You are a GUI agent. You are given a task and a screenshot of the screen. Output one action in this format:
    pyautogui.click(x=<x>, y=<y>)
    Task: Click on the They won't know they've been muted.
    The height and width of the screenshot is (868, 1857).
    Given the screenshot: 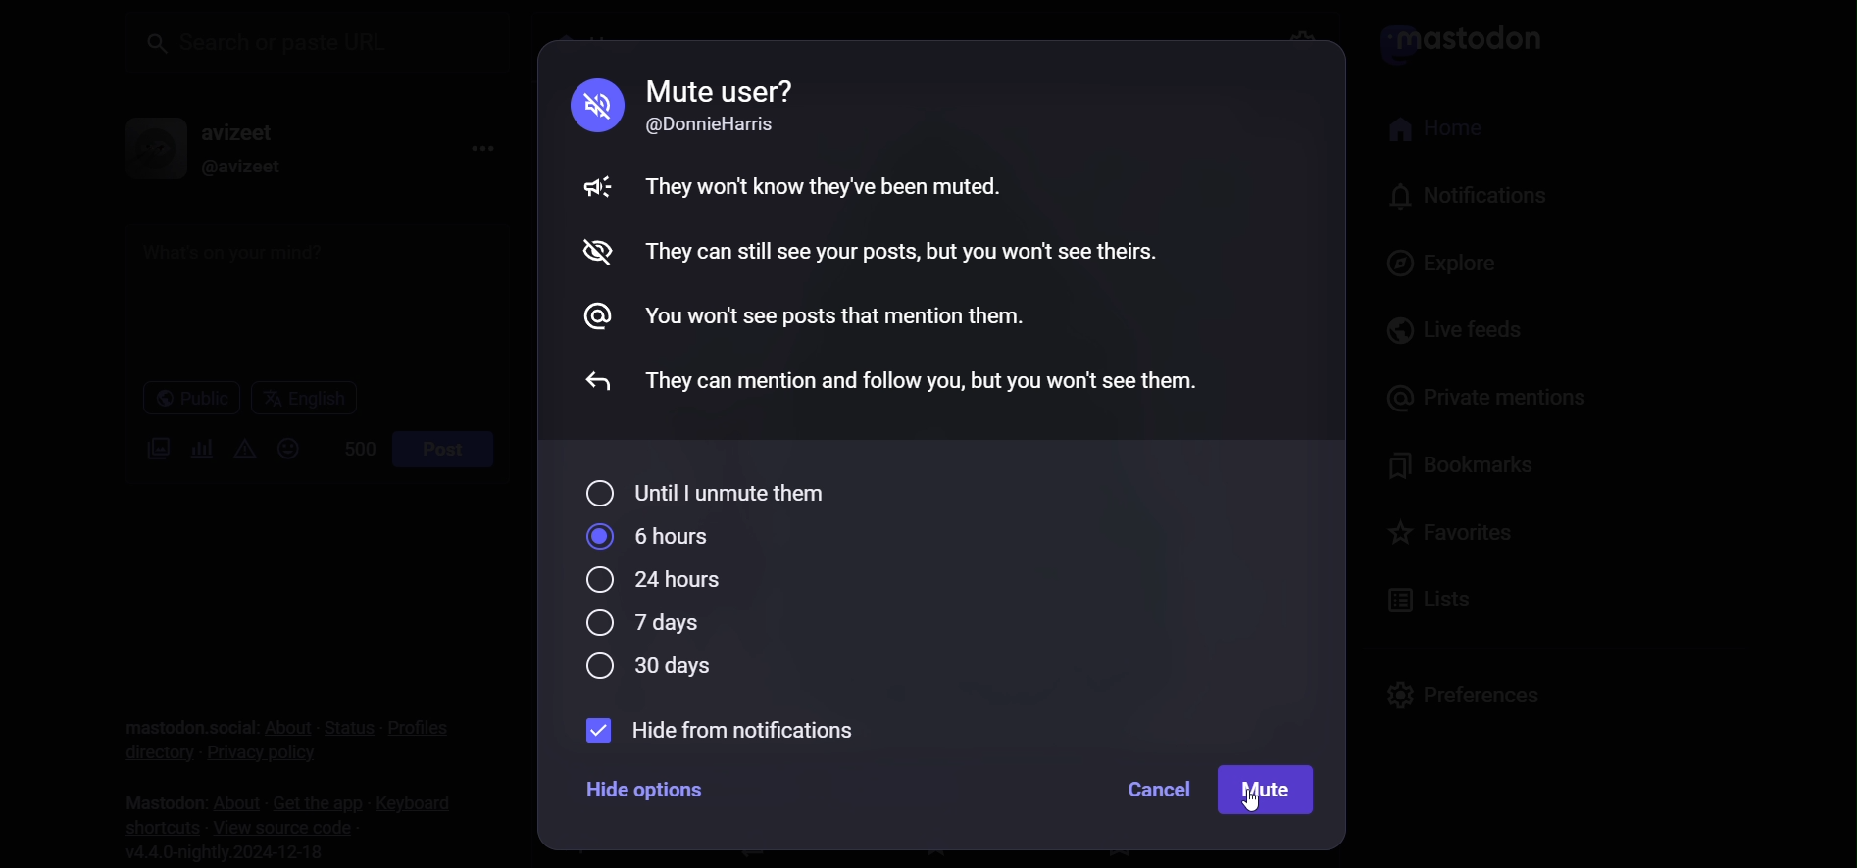 What is the action you would take?
    pyautogui.click(x=828, y=184)
    